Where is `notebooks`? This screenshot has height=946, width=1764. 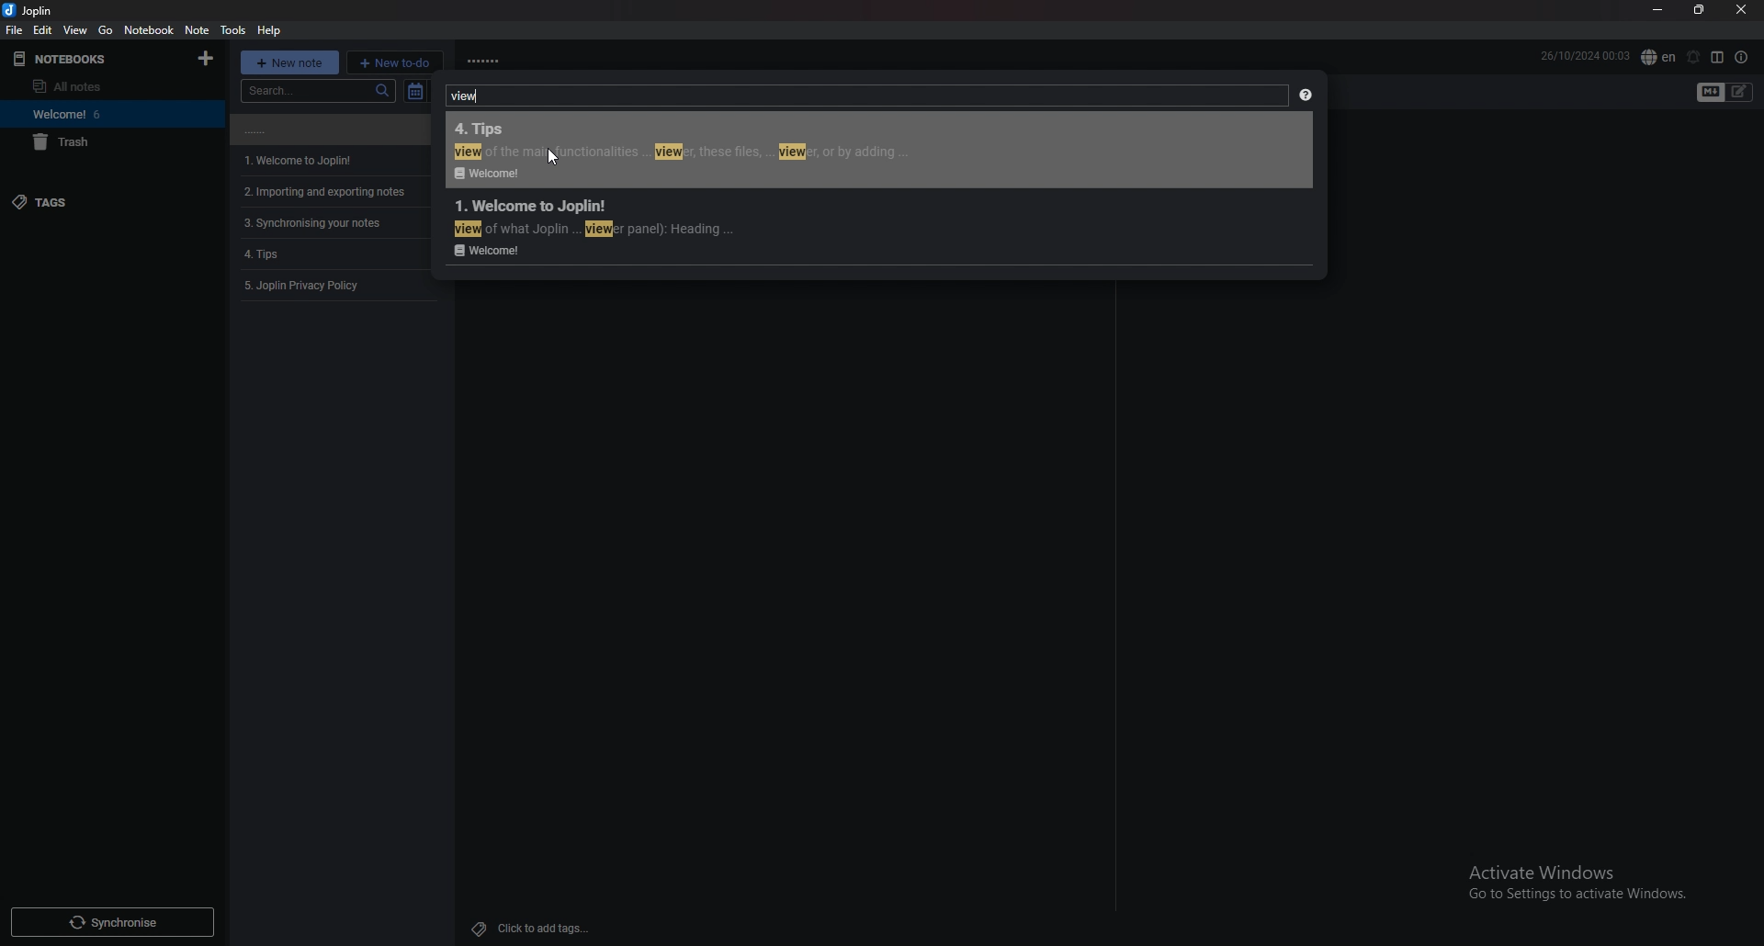 notebooks is located at coordinates (110, 59).